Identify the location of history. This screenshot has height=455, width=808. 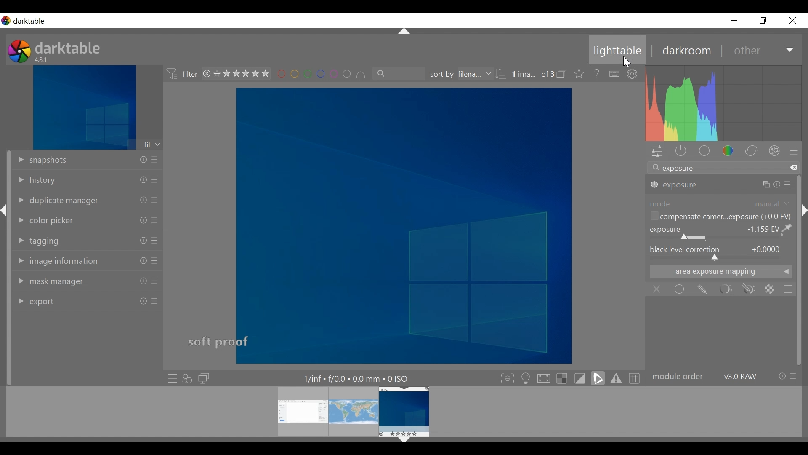
(36, 181).